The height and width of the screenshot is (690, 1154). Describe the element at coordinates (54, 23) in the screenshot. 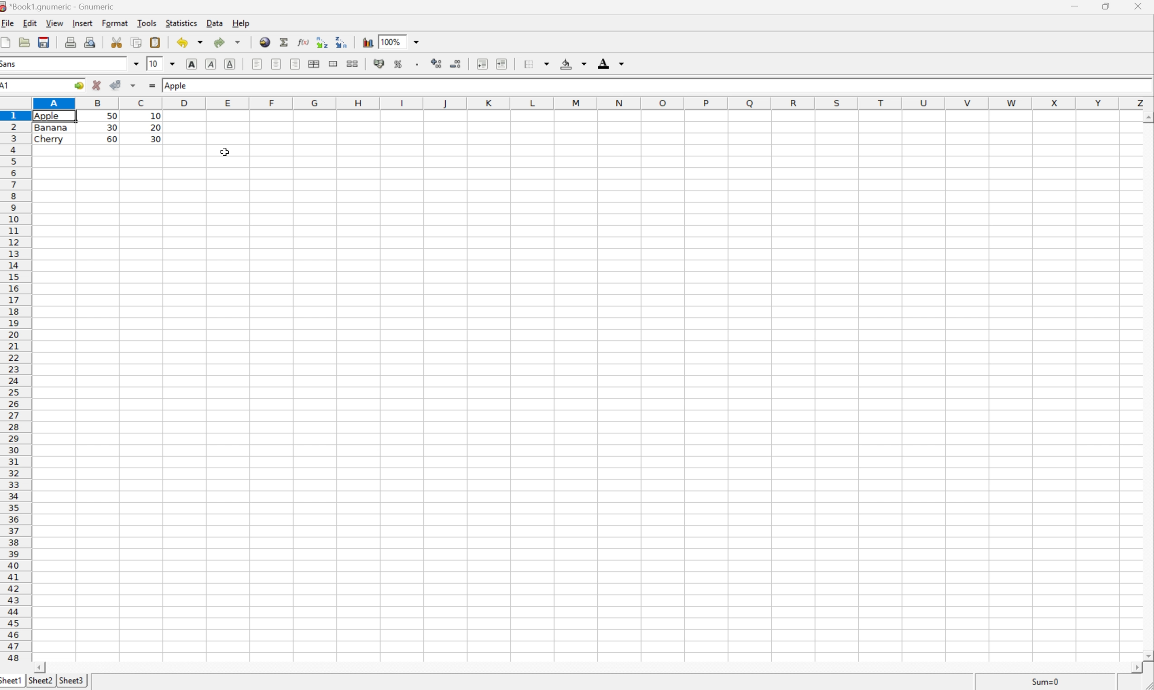

I see `view` at that location.